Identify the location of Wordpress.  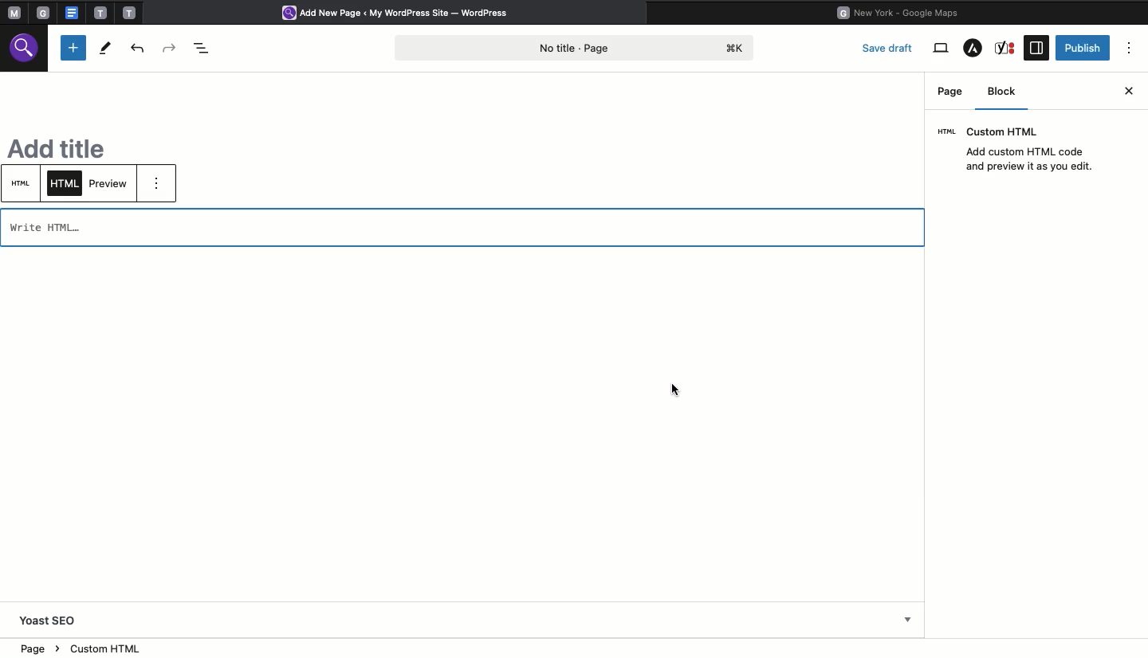
(402, 14).